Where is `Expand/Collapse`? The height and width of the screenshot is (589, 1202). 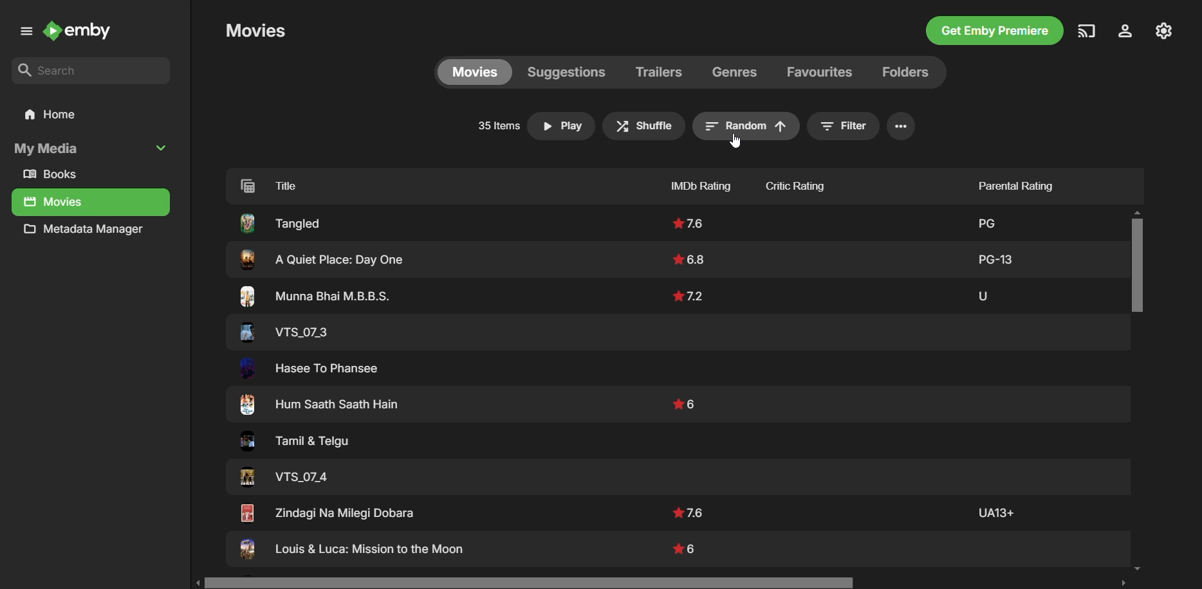
Expand/Collapse is located at coordinates (163, 147).